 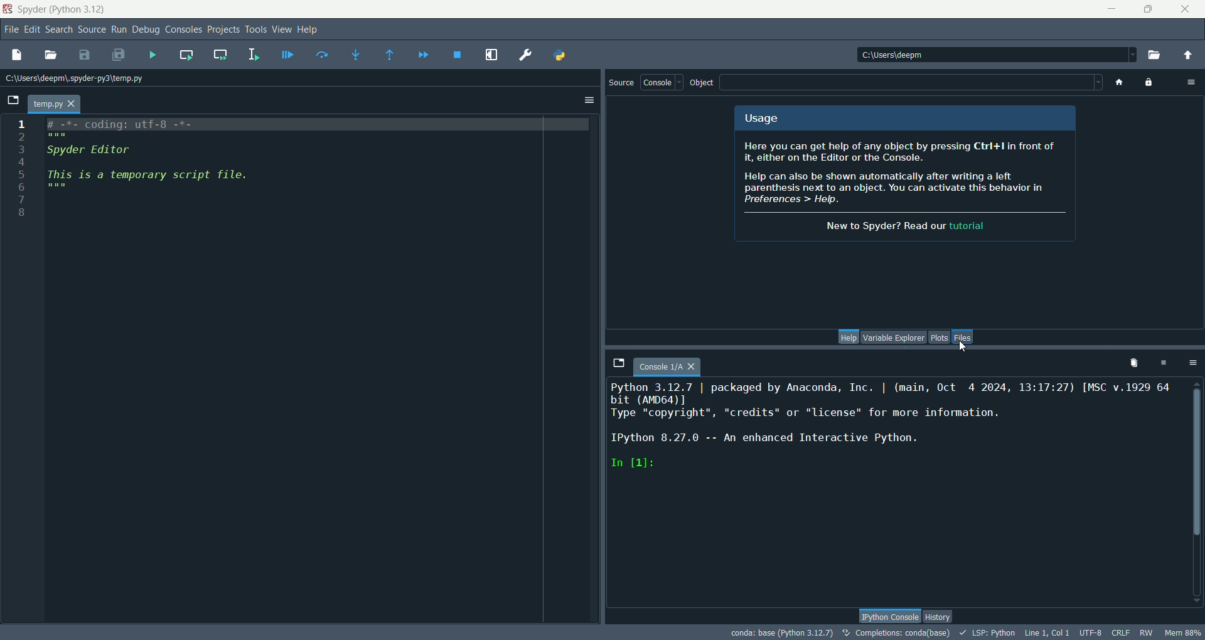 What do you see at coordinates (622, 82) in the screenshot?
I see `source` at bounding box center [622, 82].